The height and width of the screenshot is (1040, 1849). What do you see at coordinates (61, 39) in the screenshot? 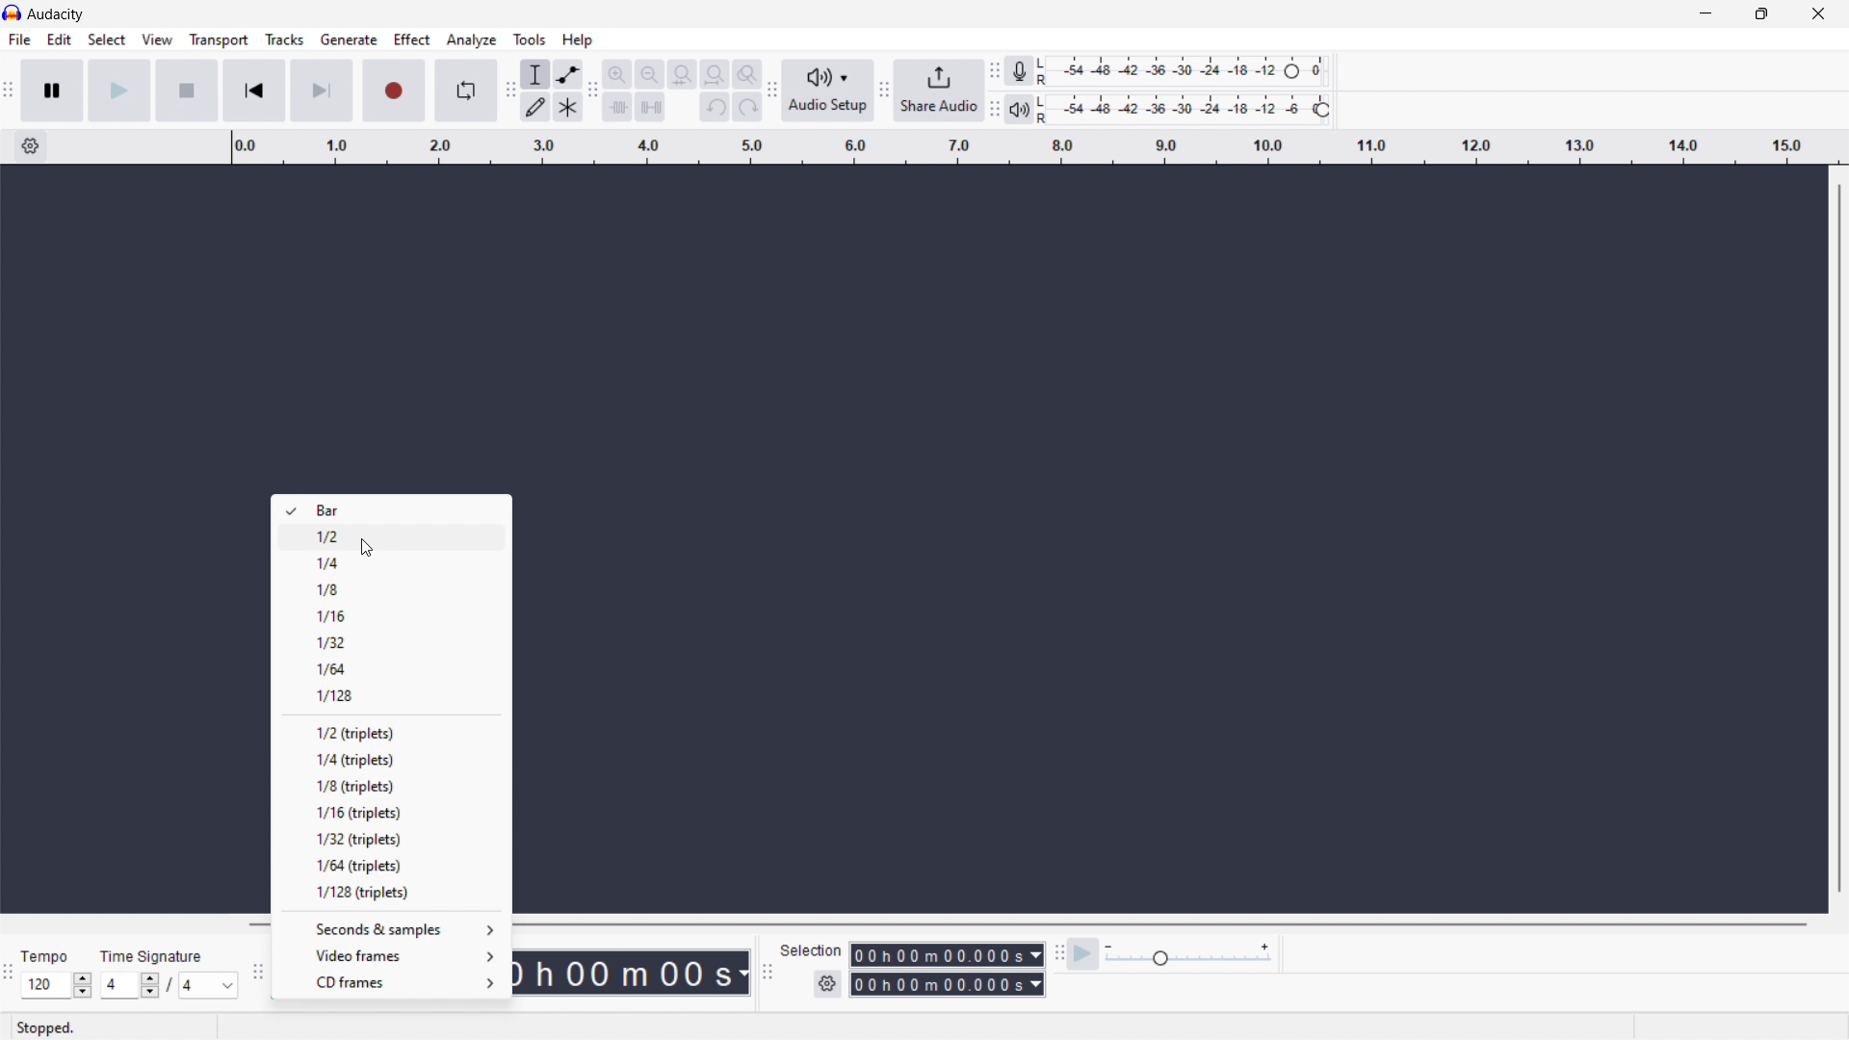
I see `edit` at bounding box center [61, 39].